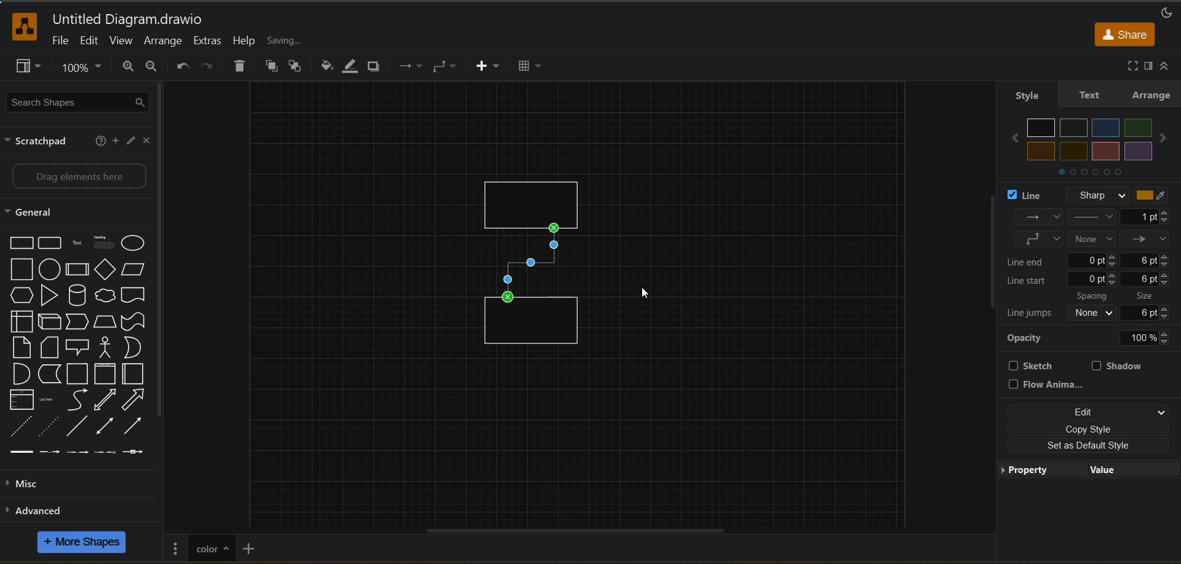 The height and width of the screenshot is (564, 1181). What do you see at coordinates (135, 245) in the screenshot?
I see `Eclipse` at bounding box center [135, 245].